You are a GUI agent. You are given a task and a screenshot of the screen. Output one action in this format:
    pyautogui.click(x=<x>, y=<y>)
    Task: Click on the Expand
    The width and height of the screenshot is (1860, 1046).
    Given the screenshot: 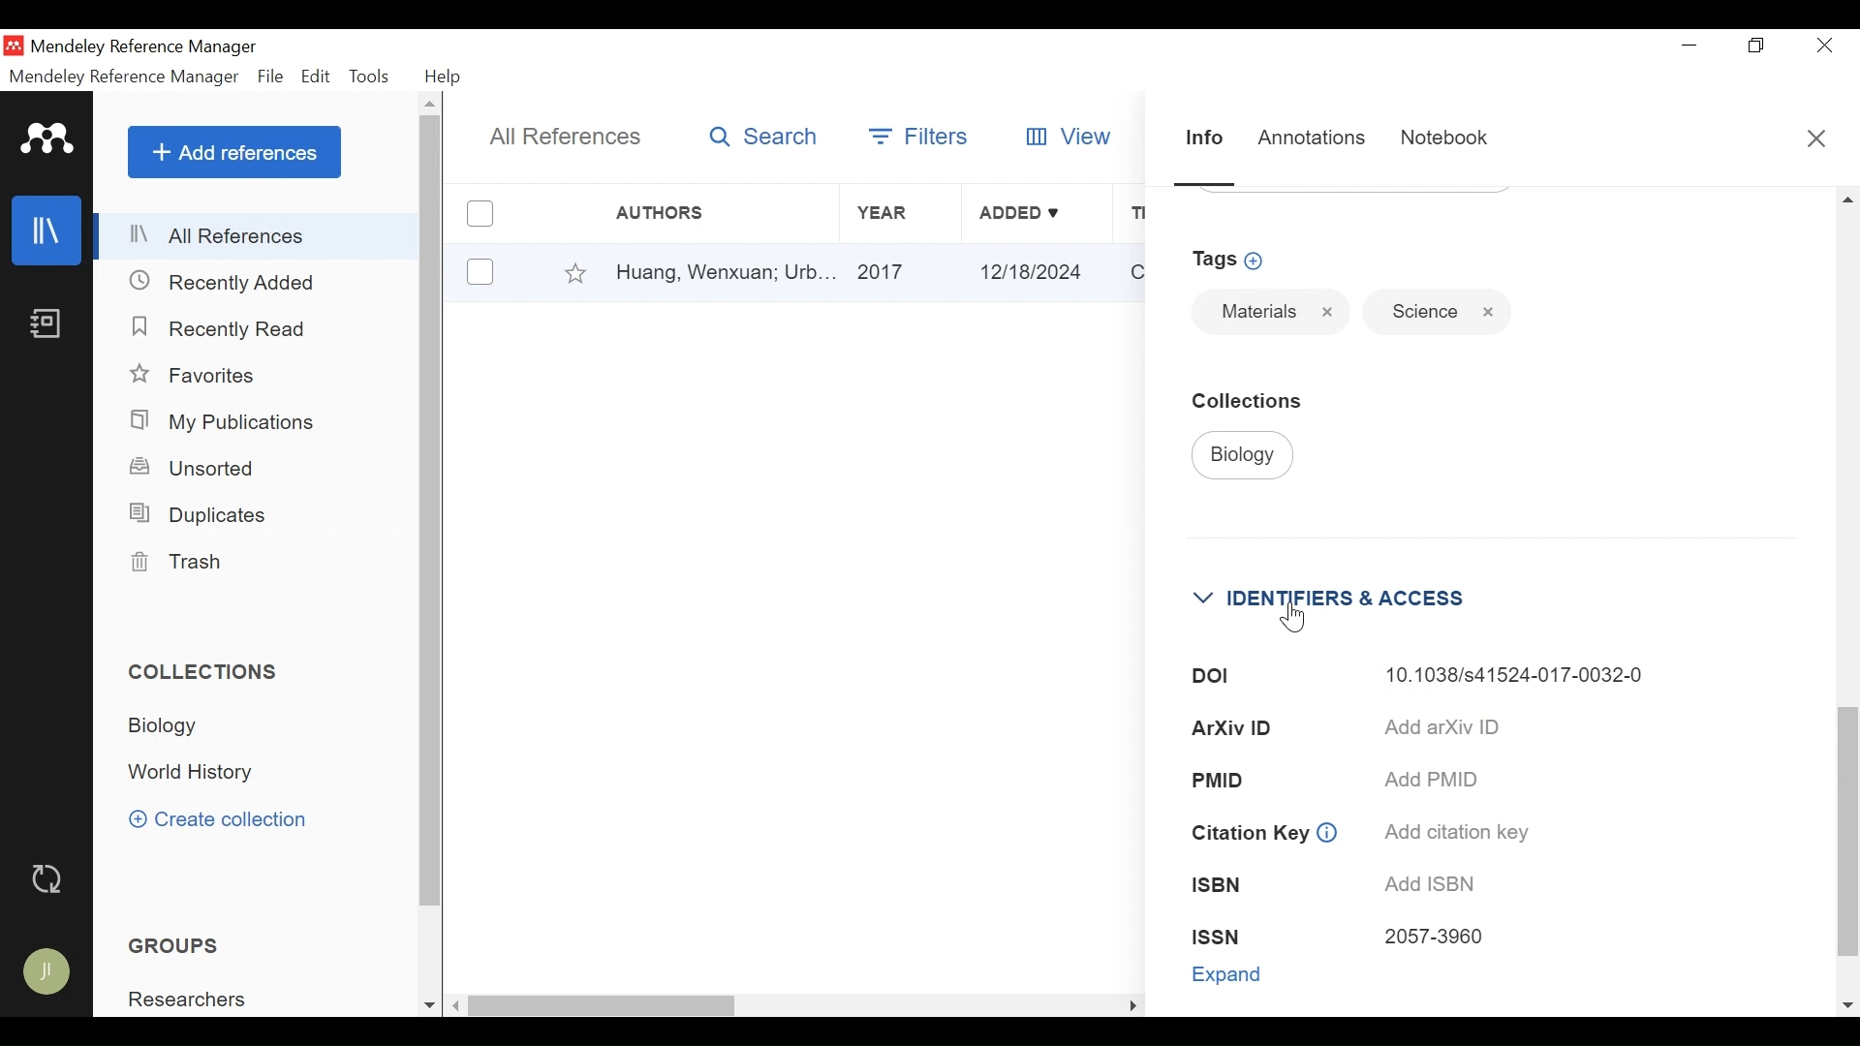 What is the action you would take?
    pyautogui.click(x=1228, y=974)
    